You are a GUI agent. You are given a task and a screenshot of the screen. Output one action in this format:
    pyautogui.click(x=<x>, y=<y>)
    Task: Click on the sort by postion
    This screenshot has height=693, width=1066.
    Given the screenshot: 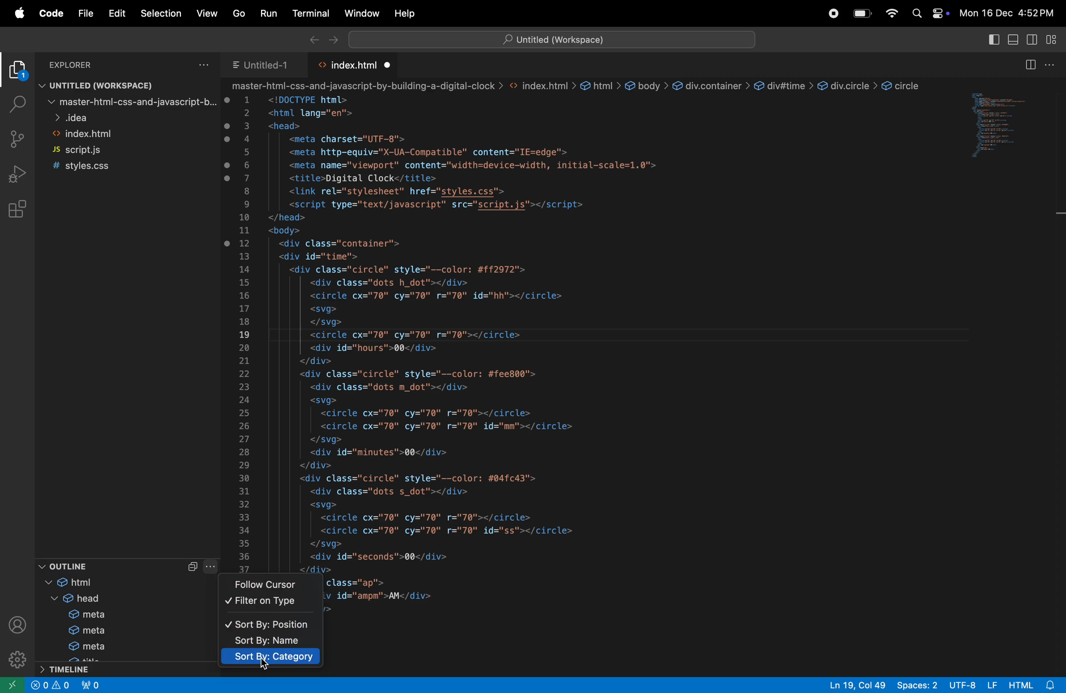 What is the action you would take?
    pyautogui.click(x=271, y=625)
    